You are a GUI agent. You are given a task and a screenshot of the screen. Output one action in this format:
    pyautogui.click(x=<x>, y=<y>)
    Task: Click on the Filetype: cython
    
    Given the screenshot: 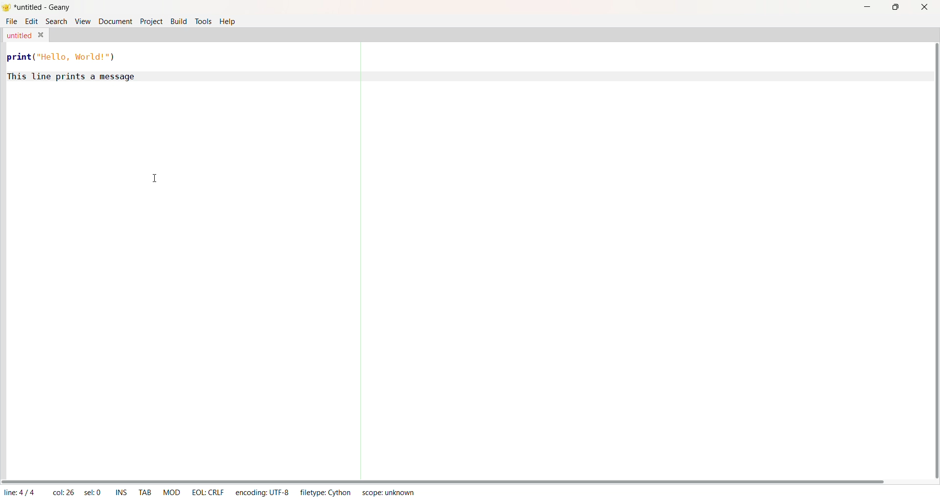 What is the action you would take?
    pyautogui.click(x=327, y=492)
    